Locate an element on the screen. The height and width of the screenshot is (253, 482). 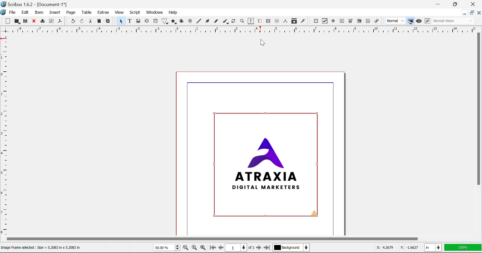
Close is located at coordinates (479, 13).